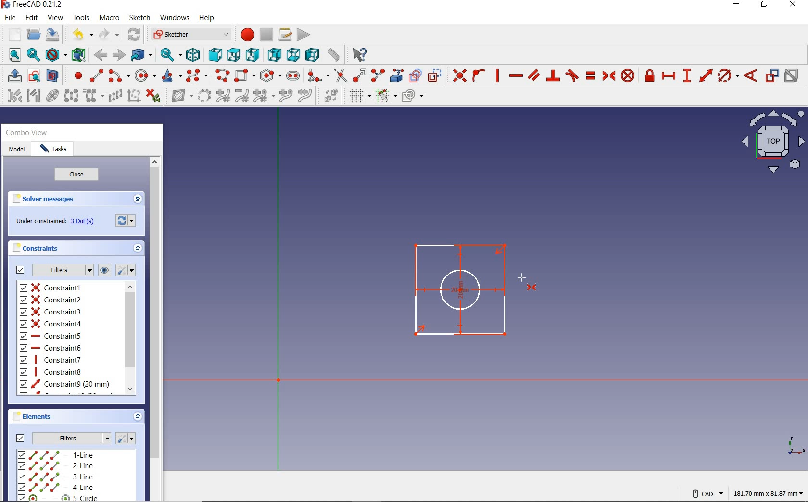  Describe the element at coordinates (50, 336) in the screenshot. I see `constraint5` at that location.